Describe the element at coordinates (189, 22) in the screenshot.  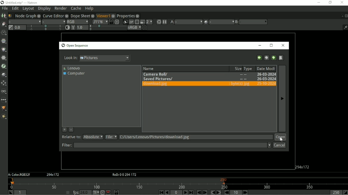
I see `a menu` at that location.